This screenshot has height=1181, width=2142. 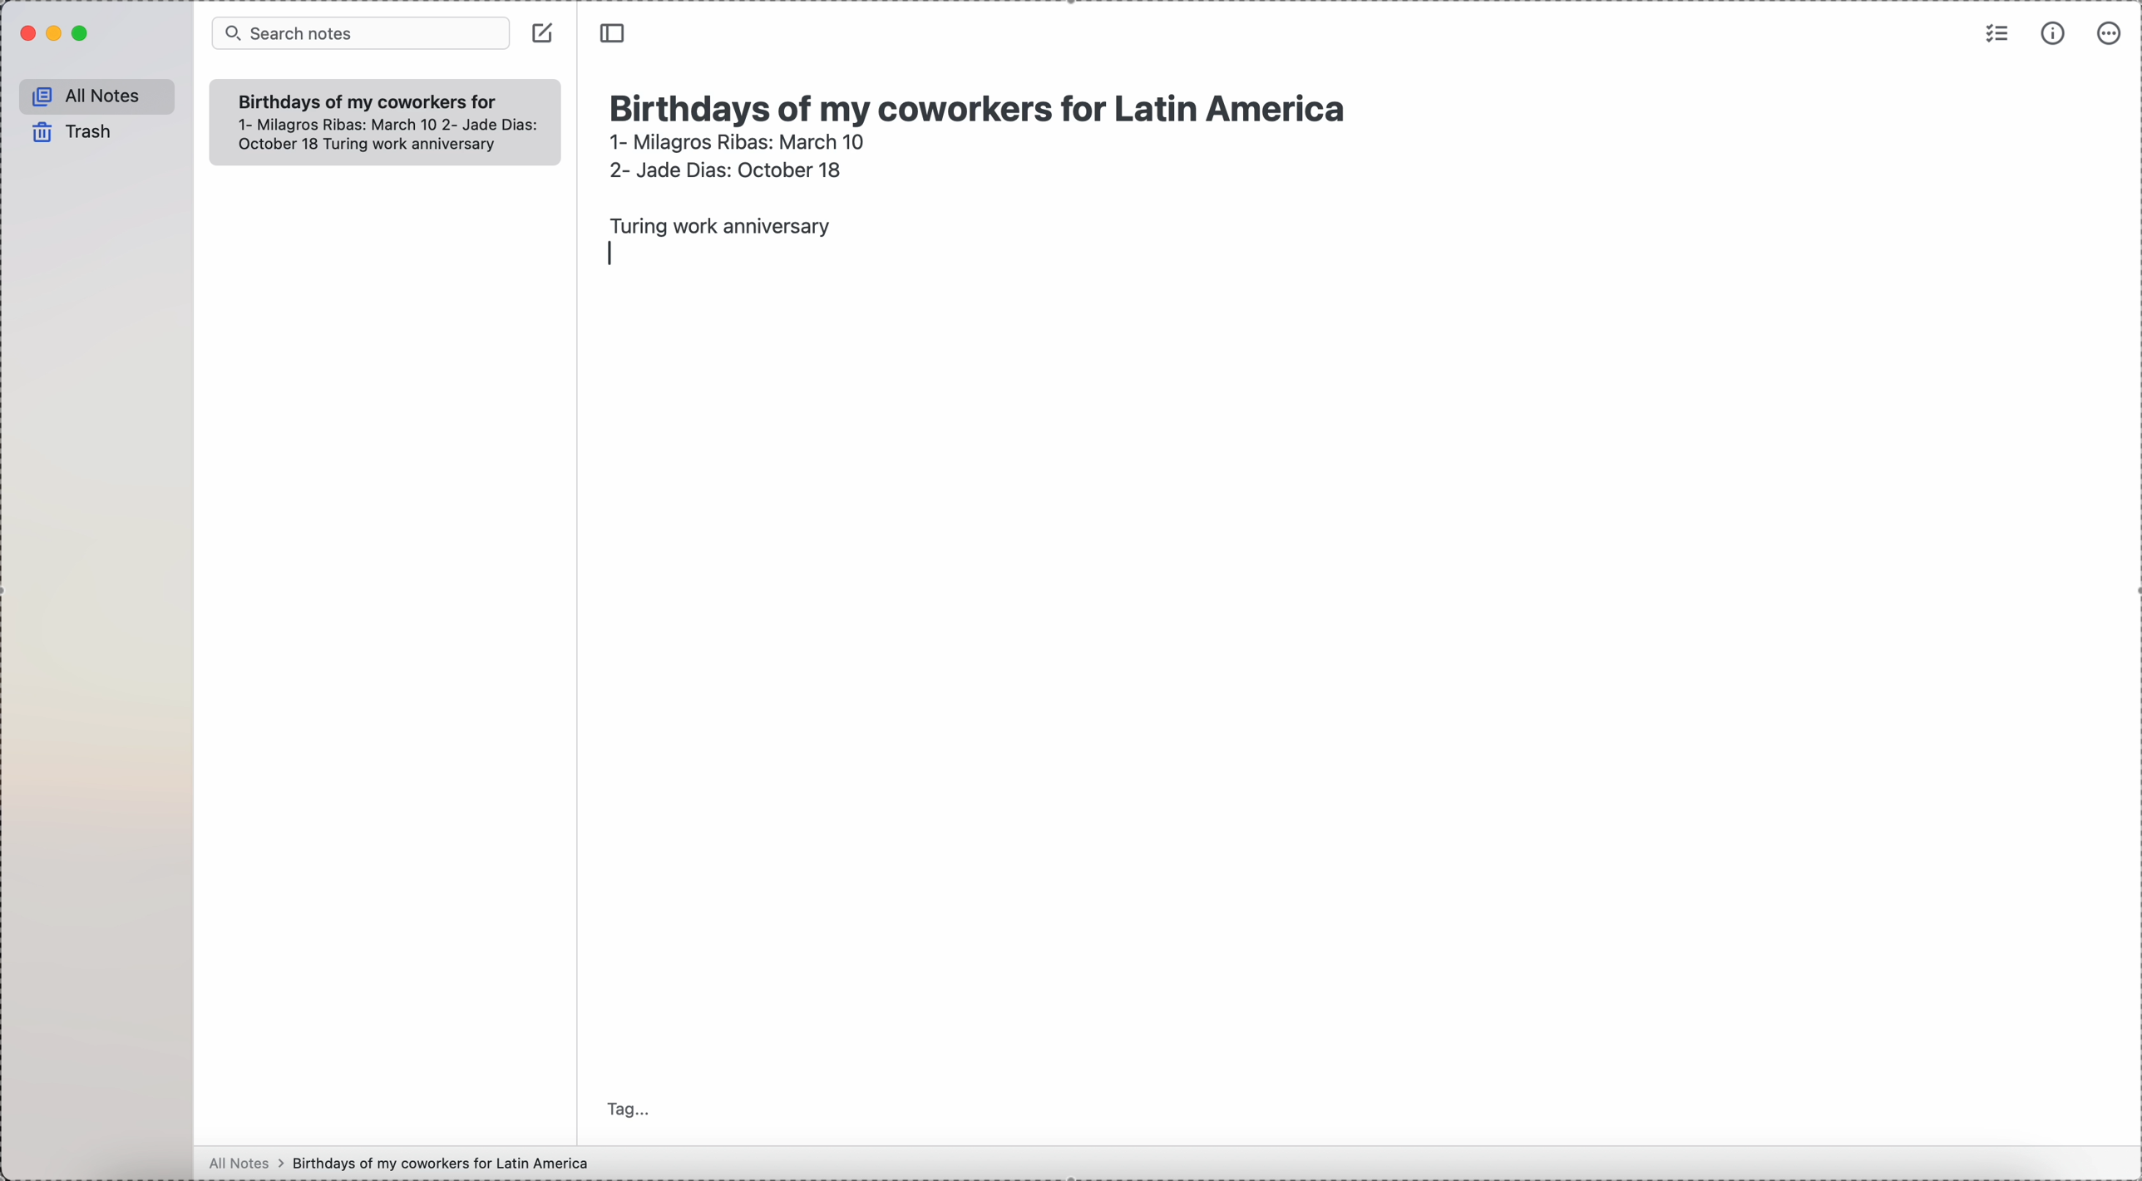 I want to click on tag, so click(x=629, y=1108).